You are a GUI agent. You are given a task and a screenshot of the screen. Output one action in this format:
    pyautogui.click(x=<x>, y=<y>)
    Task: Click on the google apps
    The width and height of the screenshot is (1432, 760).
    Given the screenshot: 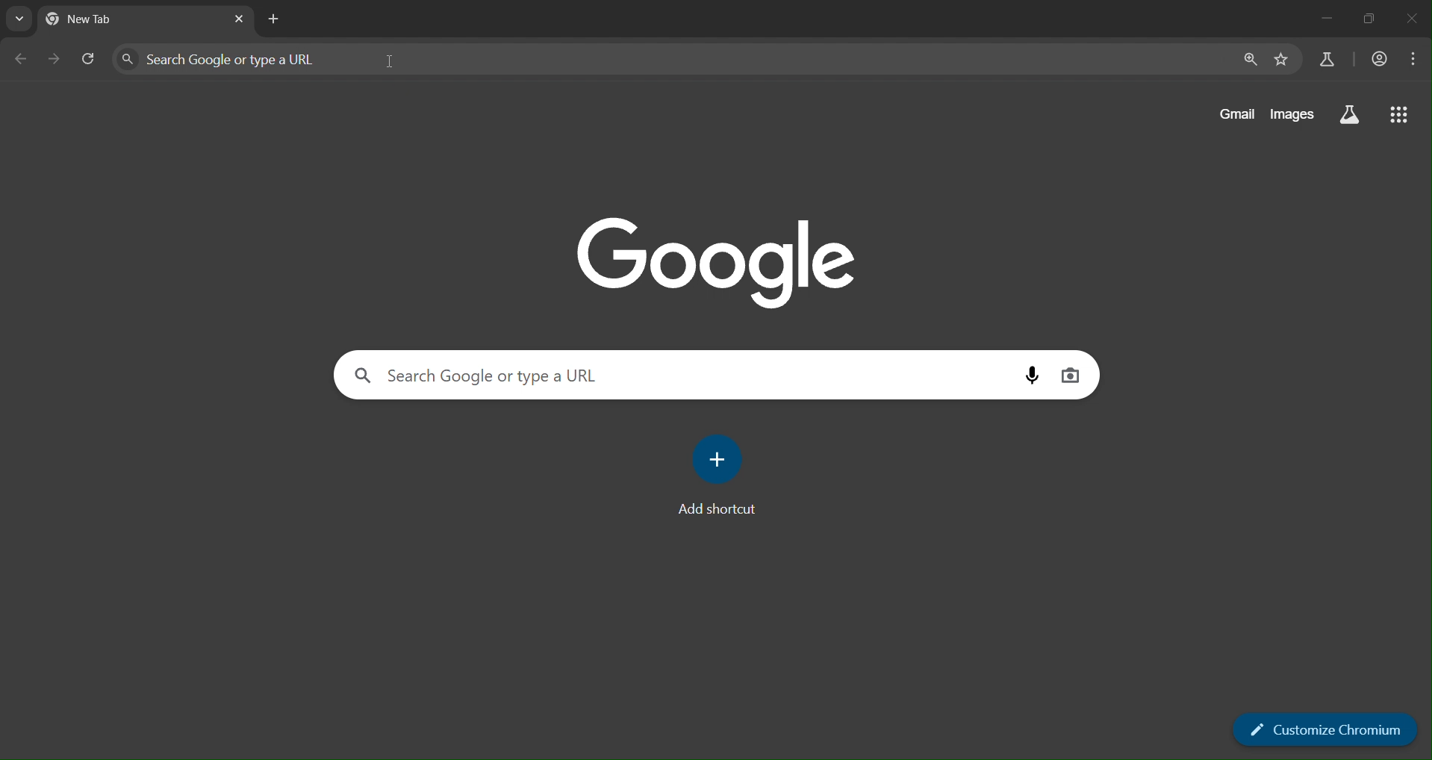 What is the action you would take?
    pyautogui.click(x=1402, y=116)
    